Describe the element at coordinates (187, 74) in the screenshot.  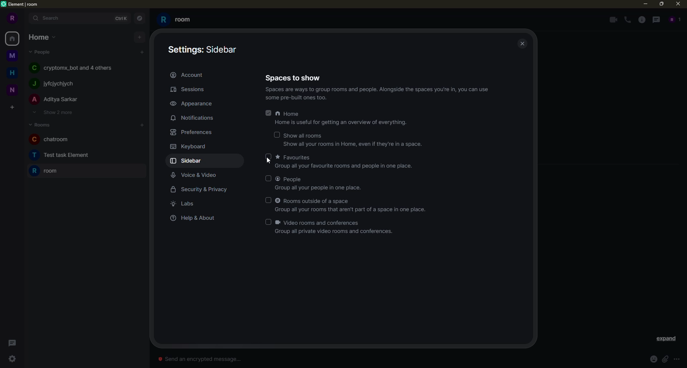
I see `account` at that location.